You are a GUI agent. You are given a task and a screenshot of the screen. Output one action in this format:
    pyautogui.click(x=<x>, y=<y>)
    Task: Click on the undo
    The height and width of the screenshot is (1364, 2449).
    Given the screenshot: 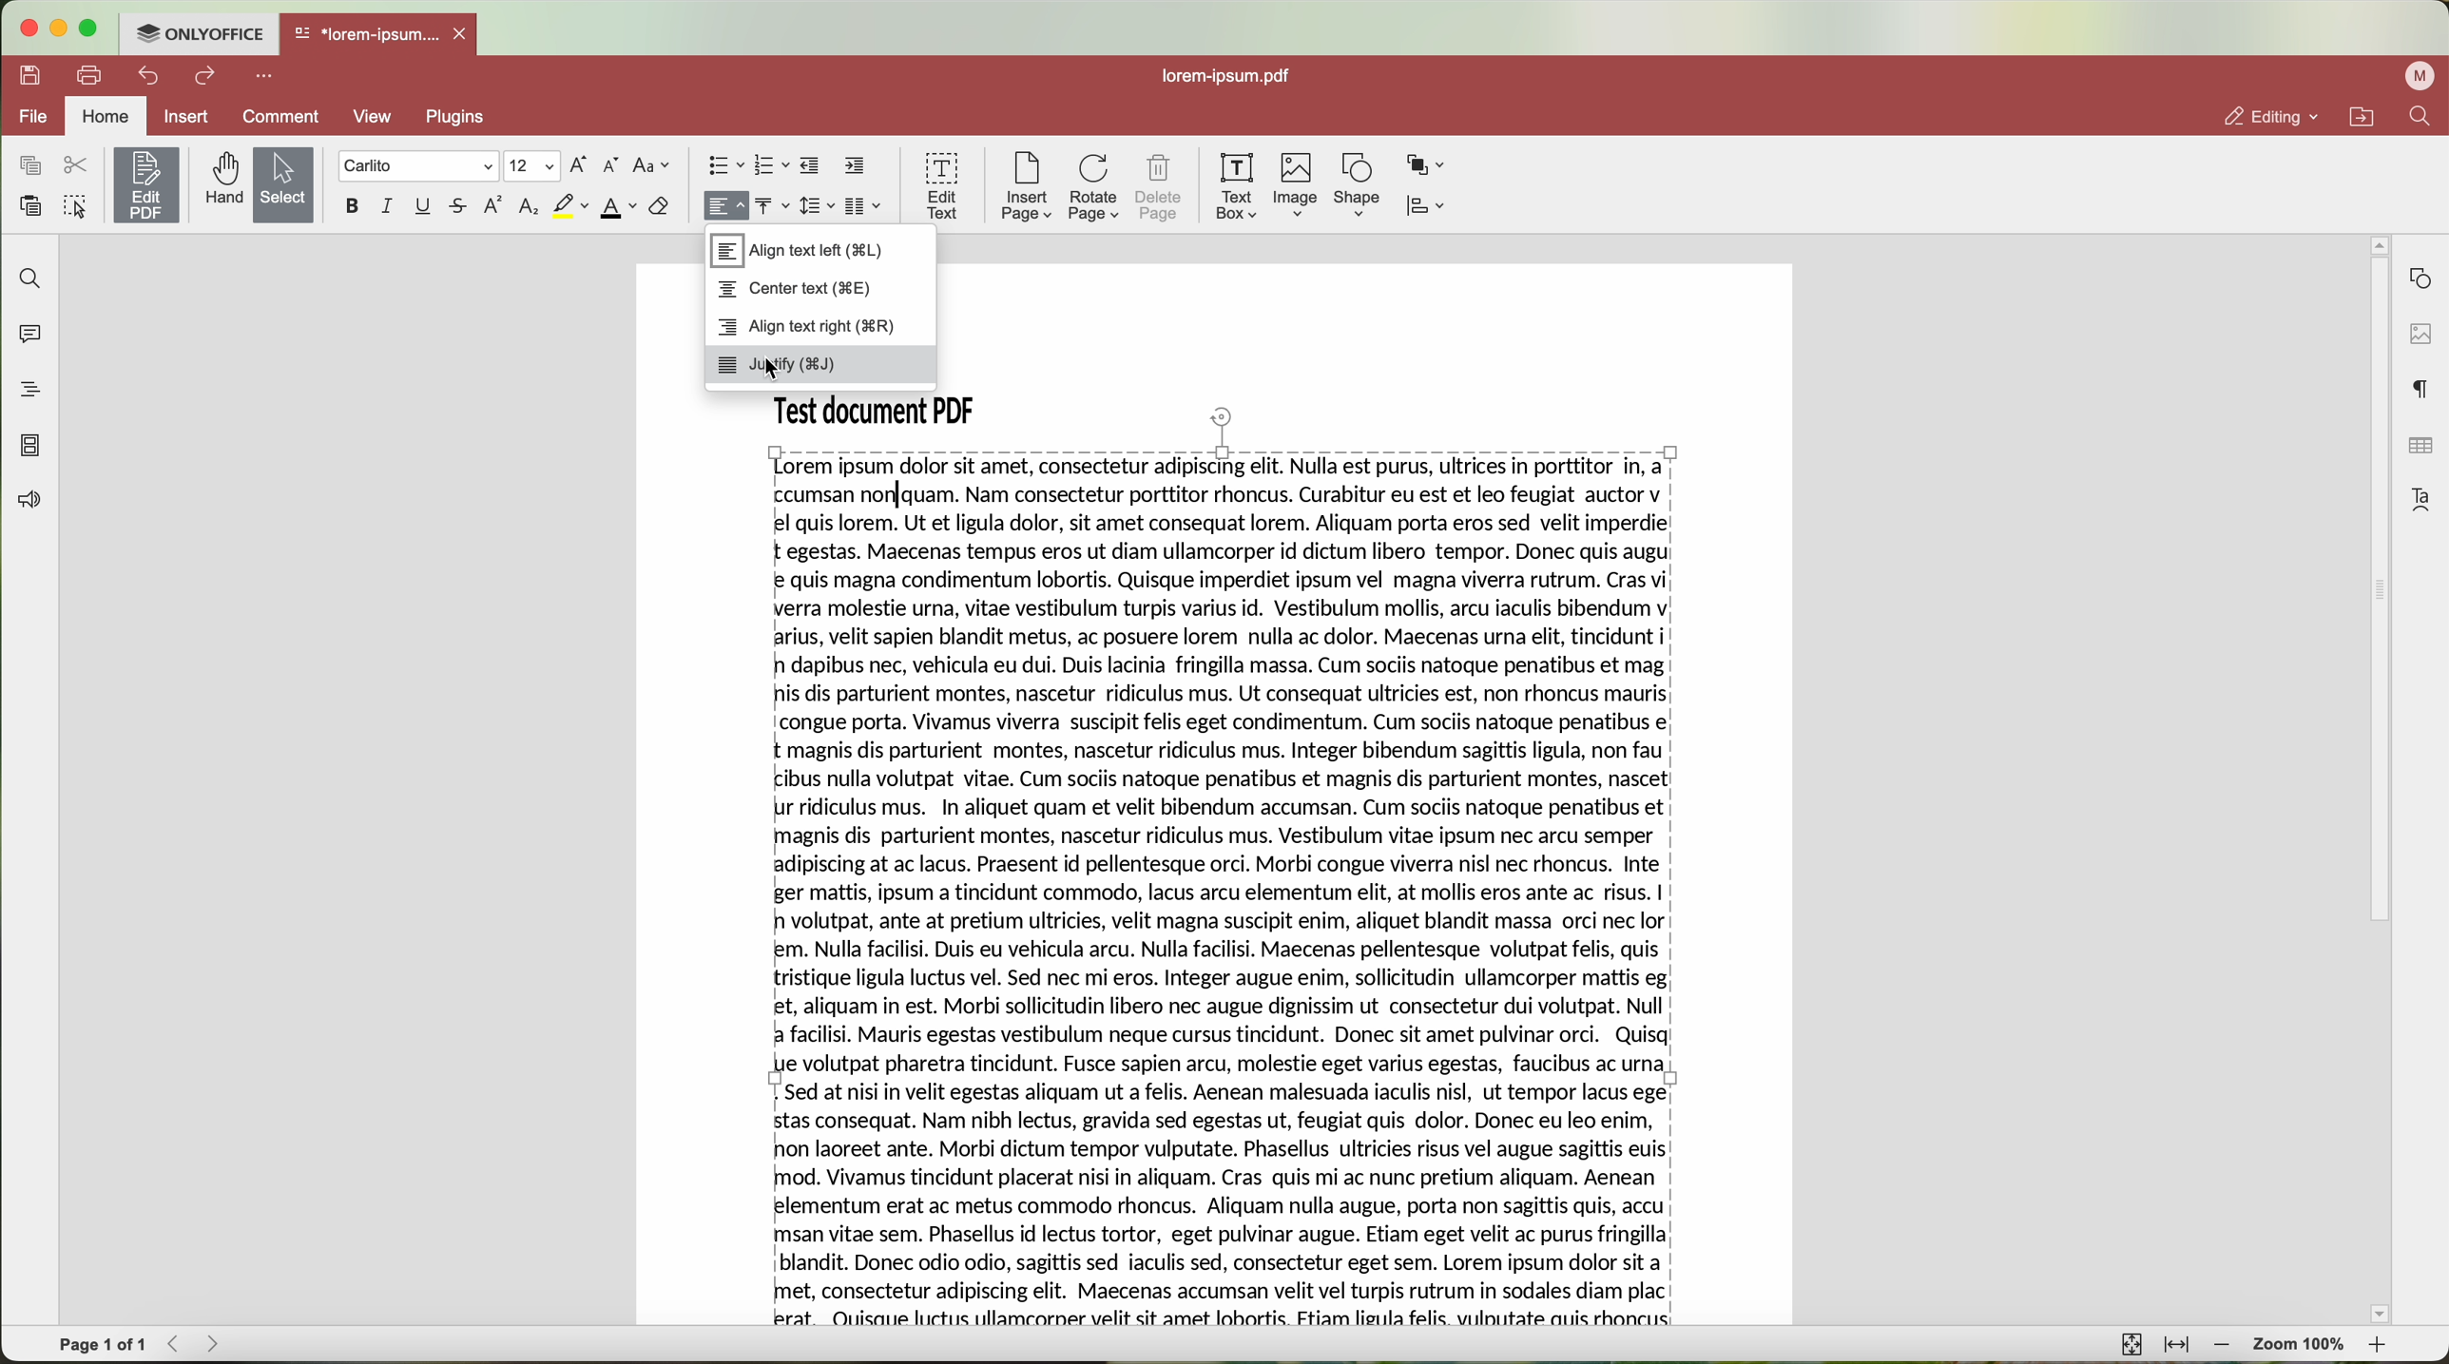 What is the action you would take?
    pyautogui.click(x=151, y=76)
    